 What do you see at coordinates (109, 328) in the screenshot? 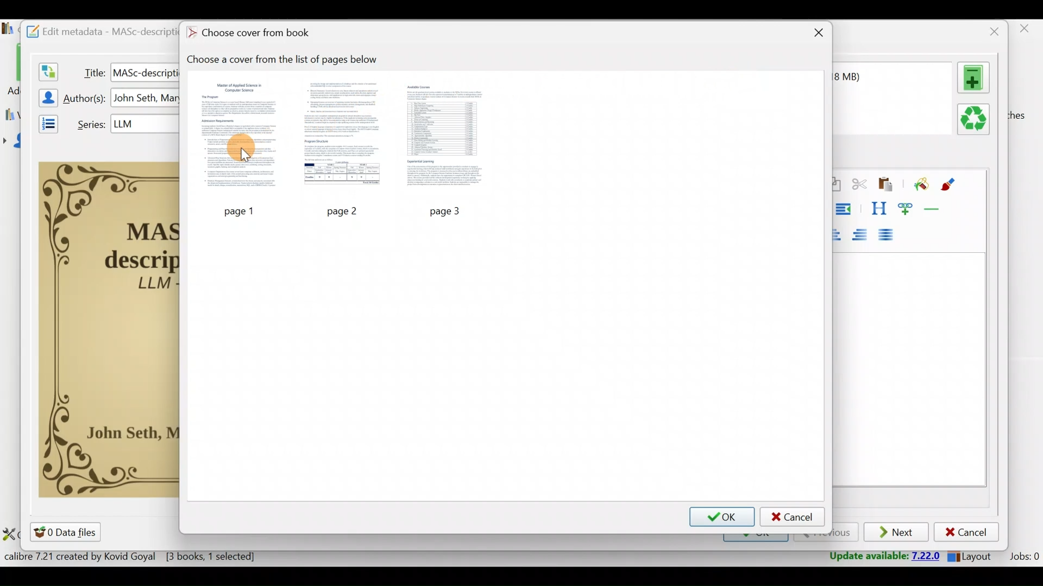
I see `Cover preview` at bounding box center [109, 328].